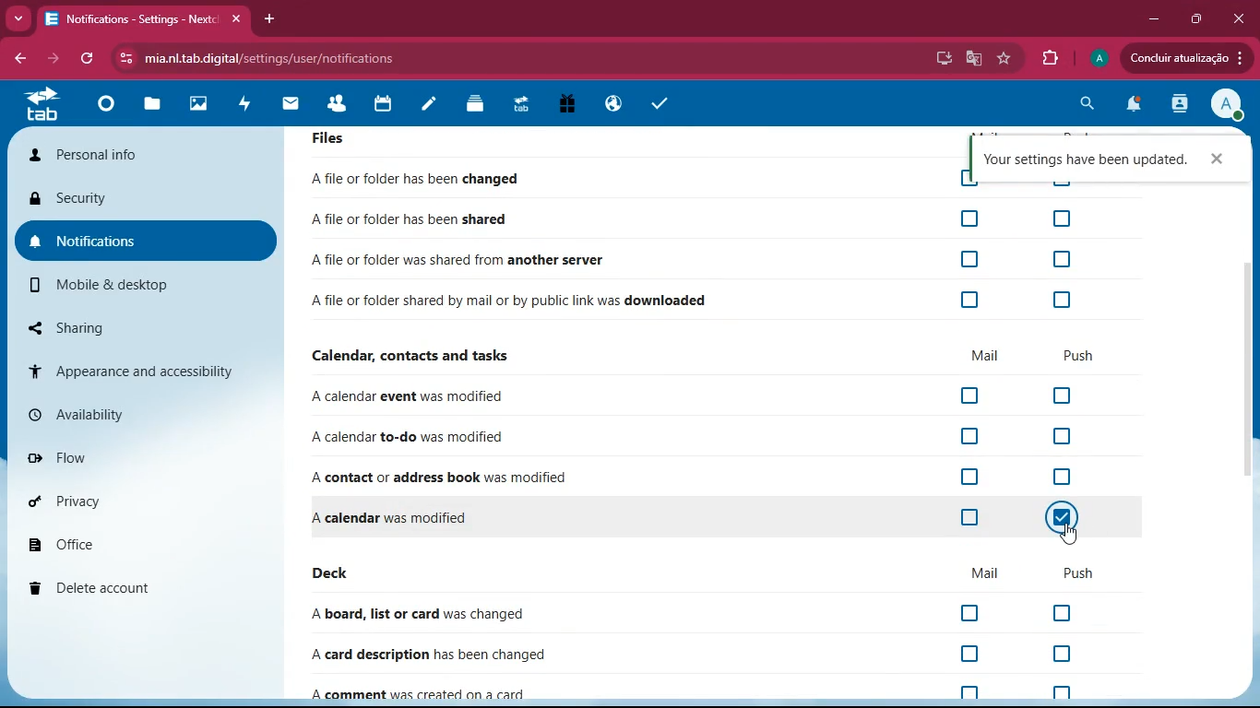 This screenshot has width=1260, height=708. I want to click on off, so click(967, 690).